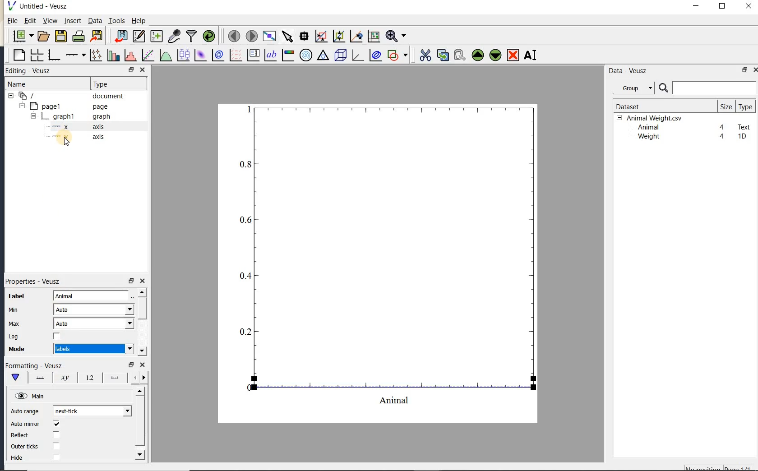  What do you see at coordinates (113, 377) in the screenshot?
I see `major ticks` at bounding box center [113, 377].